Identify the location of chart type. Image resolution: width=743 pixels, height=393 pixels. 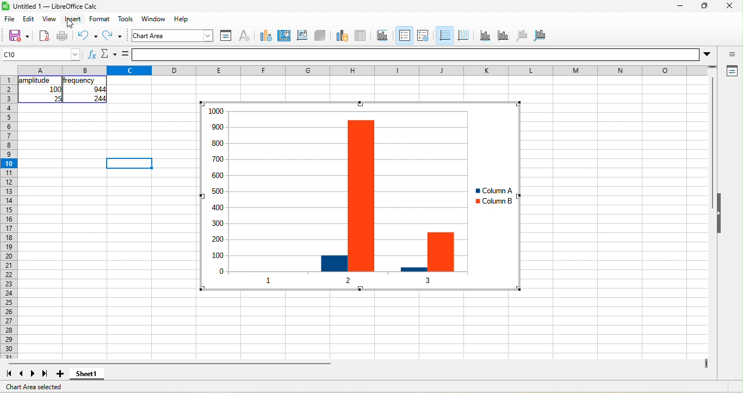
(264, 35).